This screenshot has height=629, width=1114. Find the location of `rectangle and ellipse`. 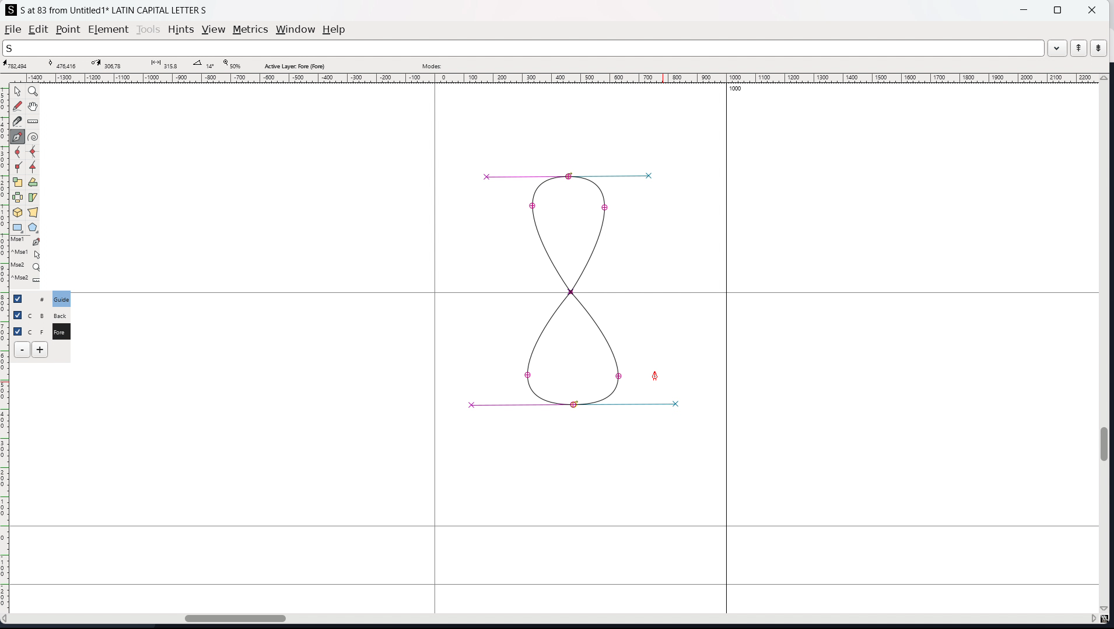

rectangle and ellipse is located at coordinates (18, 228).